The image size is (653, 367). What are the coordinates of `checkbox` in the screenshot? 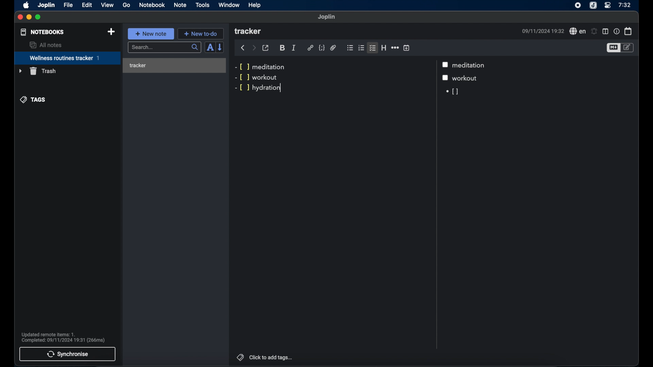 It's located at (447, 78).